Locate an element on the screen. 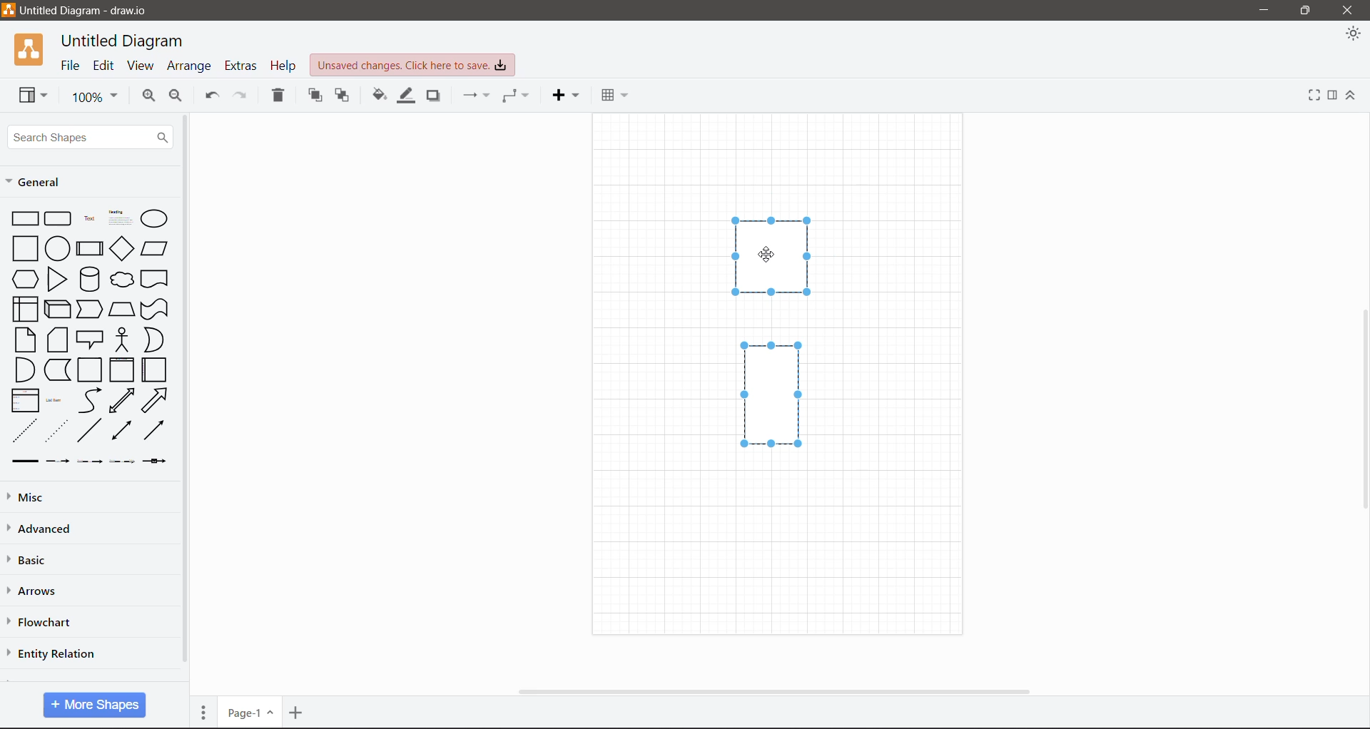  Restore Down is located at coordinates (1306, 11).